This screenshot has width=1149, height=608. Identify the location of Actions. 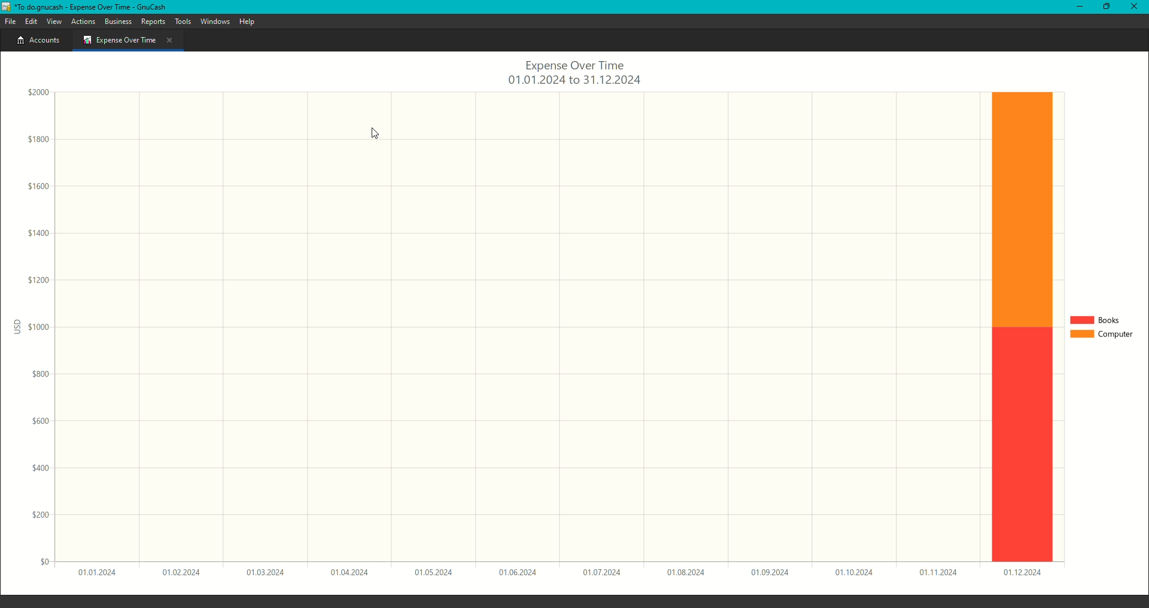
(83, 20).